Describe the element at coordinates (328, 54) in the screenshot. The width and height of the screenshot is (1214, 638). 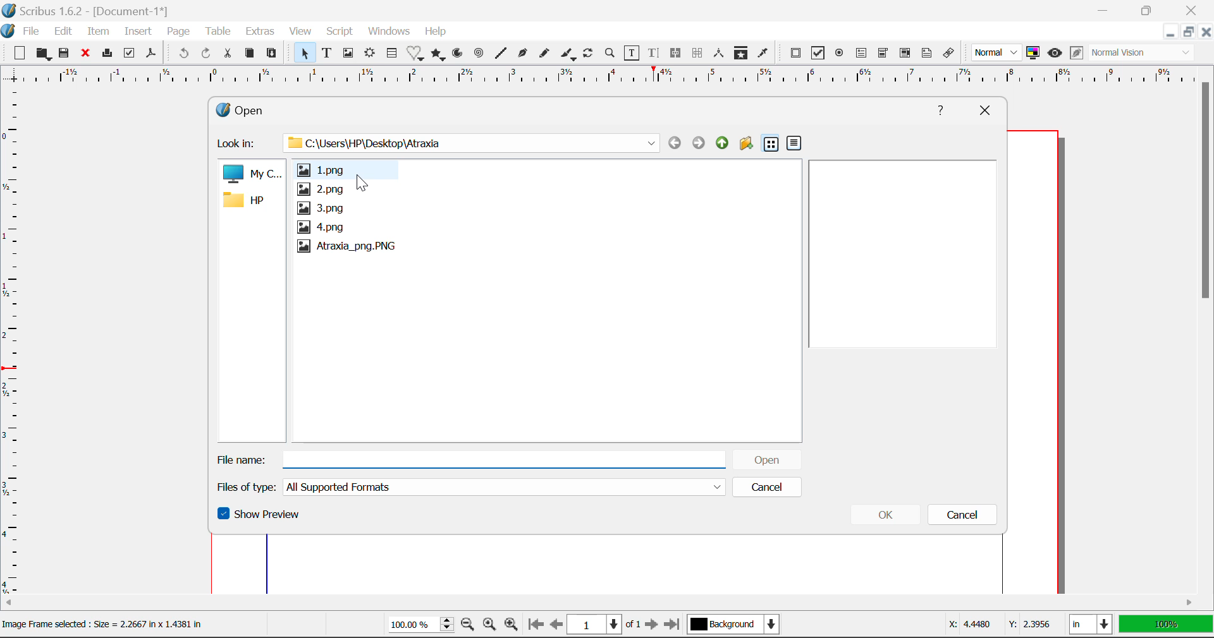
I see `Text Frames` at that location.